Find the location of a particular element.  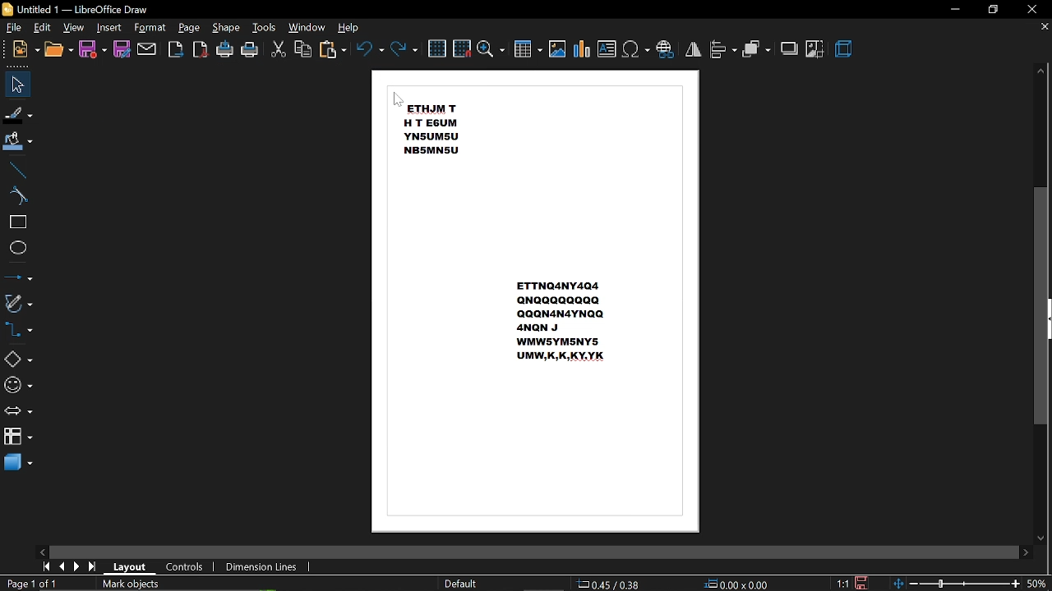

Default is located at coordinates (460, 584).